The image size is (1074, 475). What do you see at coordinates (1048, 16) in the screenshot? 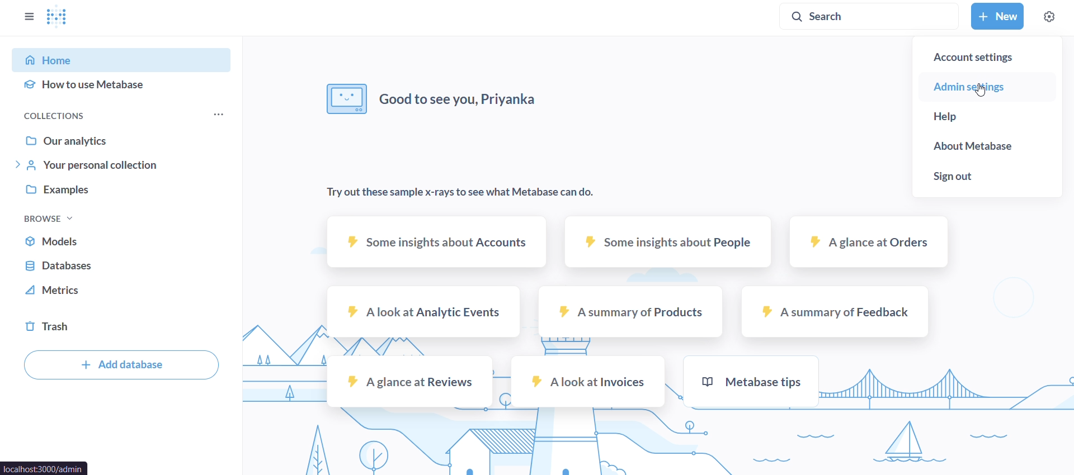
I see `settings` at bounding box center [1048, 16].